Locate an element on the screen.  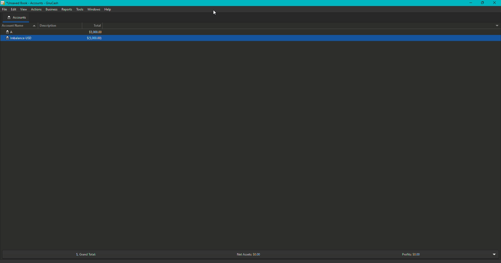
Business is located at coordinates (52, 10).